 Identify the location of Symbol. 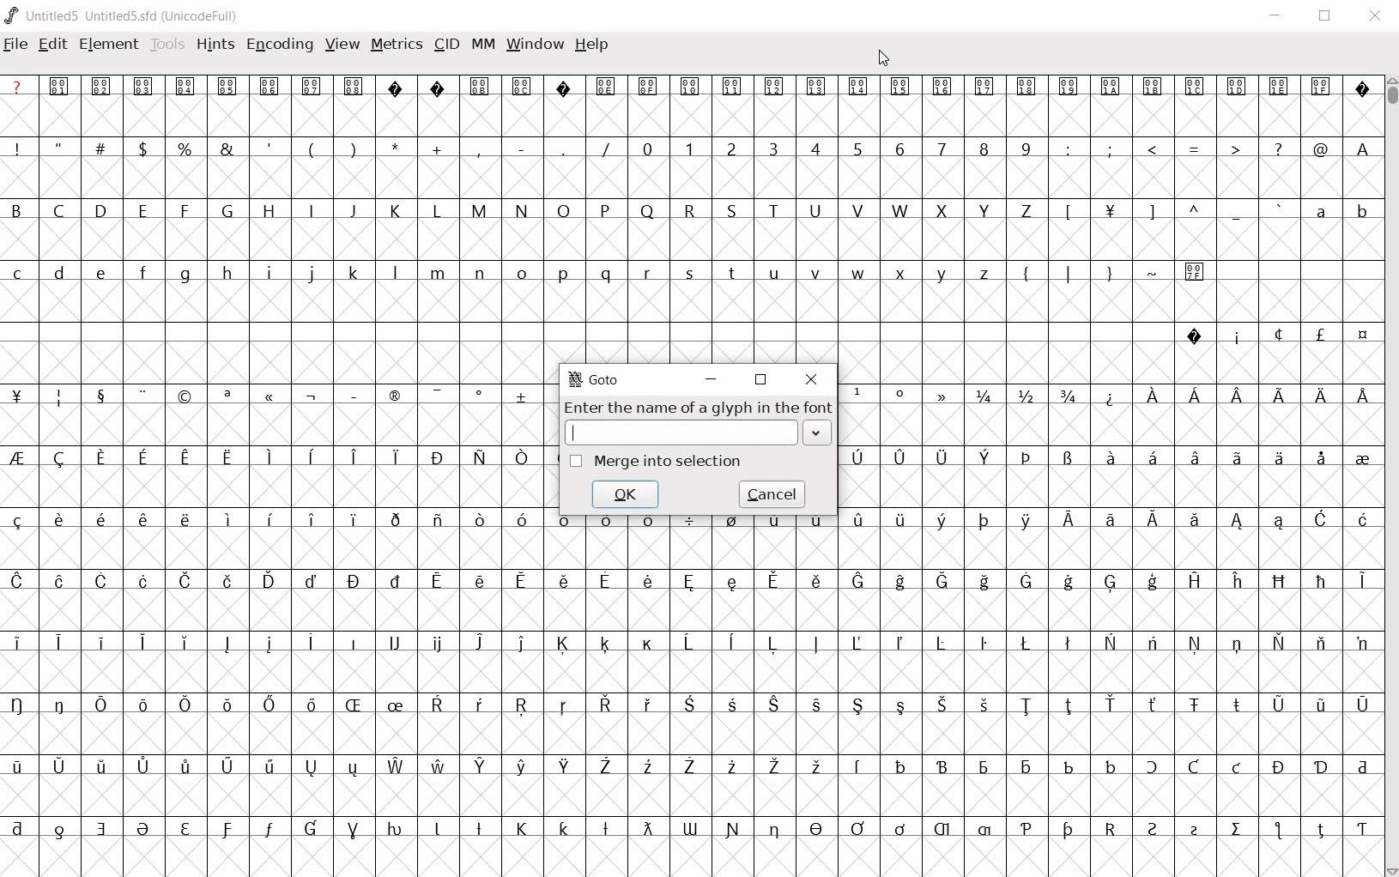
(605, 525).